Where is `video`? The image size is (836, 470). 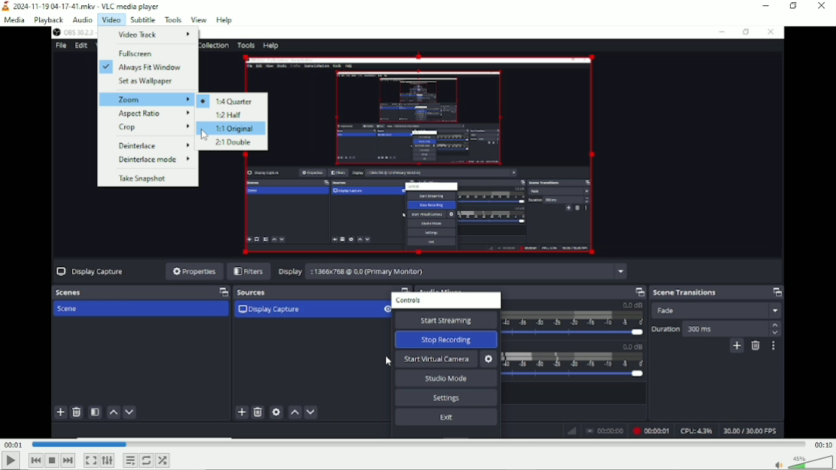 video is located at coordinates (109, 19).